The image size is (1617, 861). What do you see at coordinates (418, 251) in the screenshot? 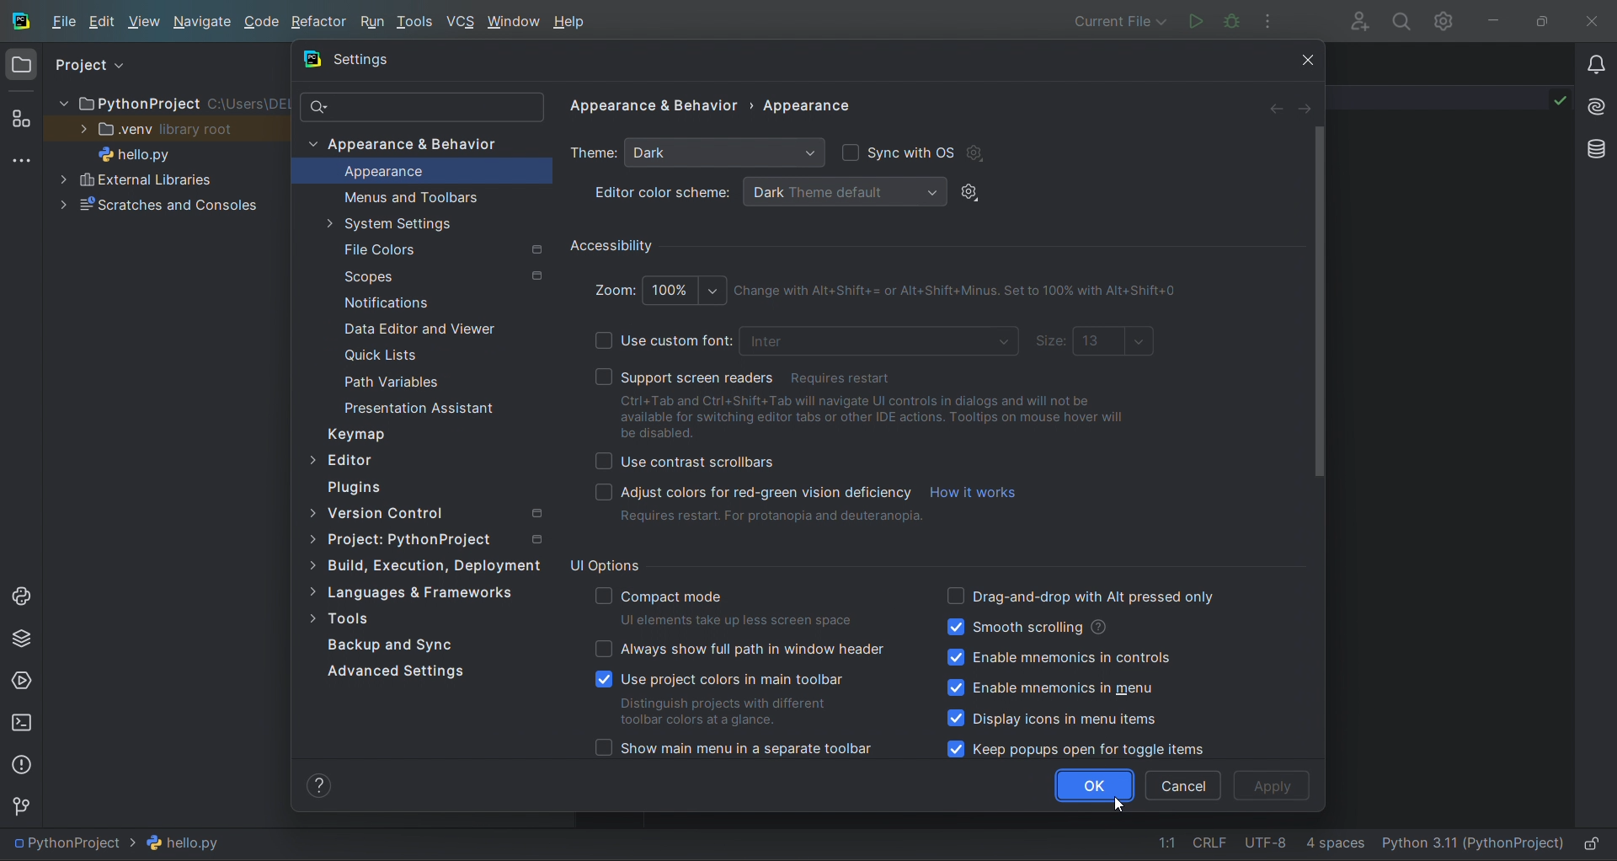
I see `File Colors` at bounding box center [418, 251].